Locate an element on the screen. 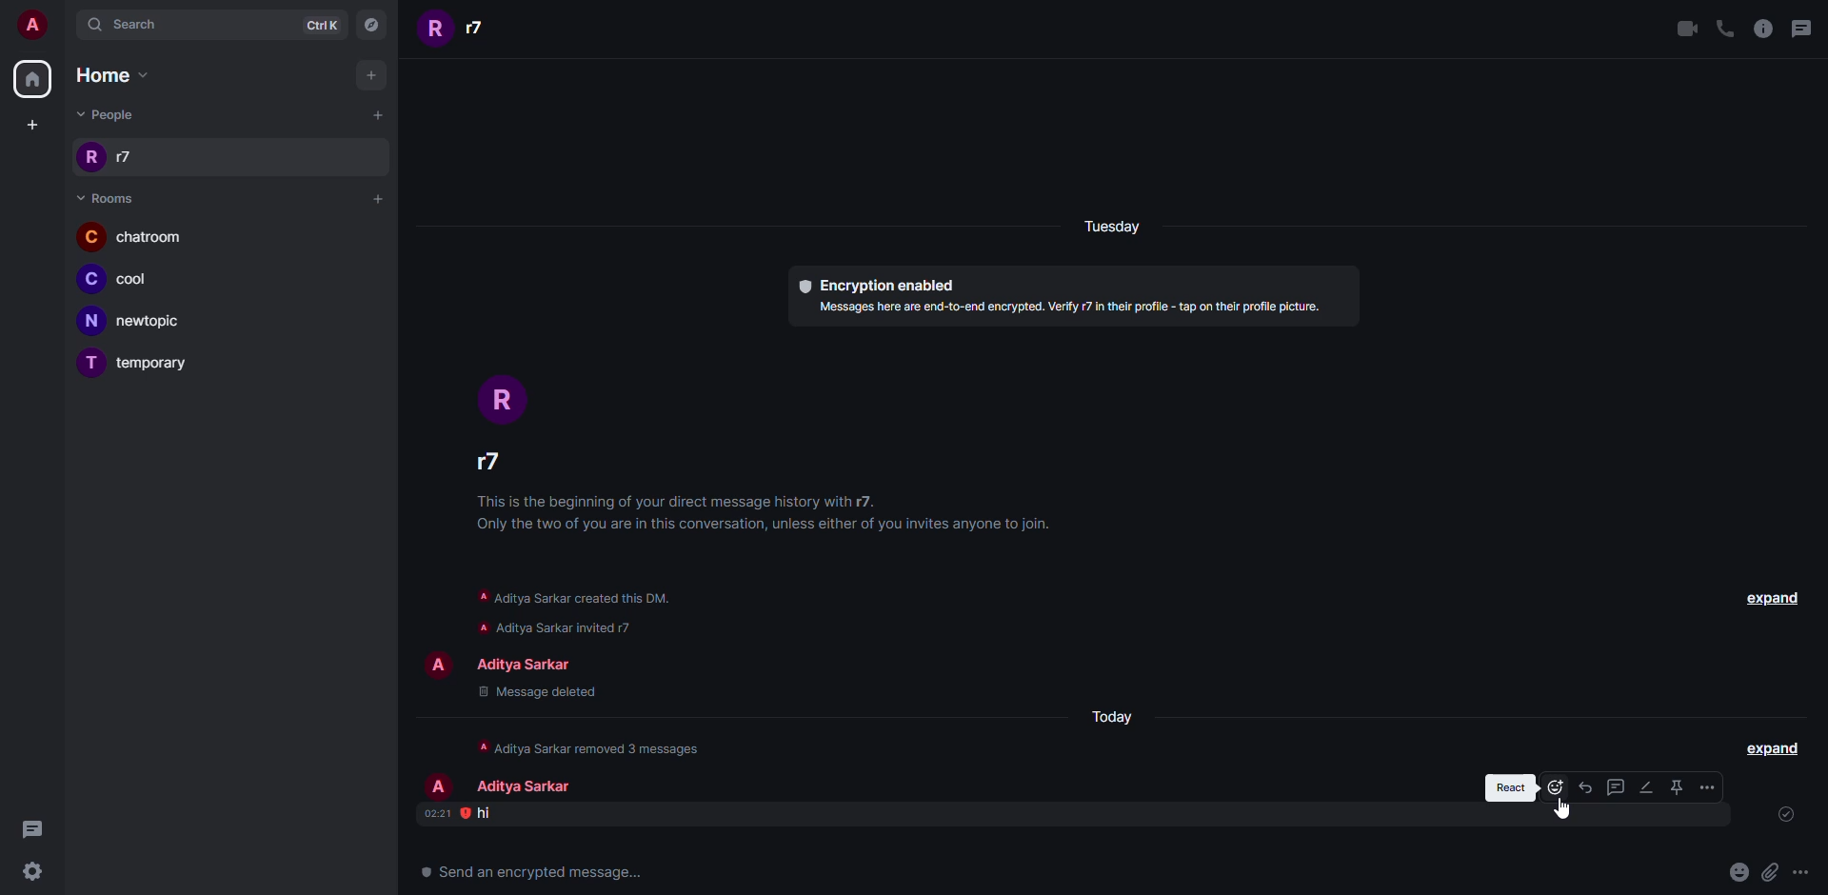 The width and height of the screenshot is (1828, 895). thread is located at coordinates (1614, 786).